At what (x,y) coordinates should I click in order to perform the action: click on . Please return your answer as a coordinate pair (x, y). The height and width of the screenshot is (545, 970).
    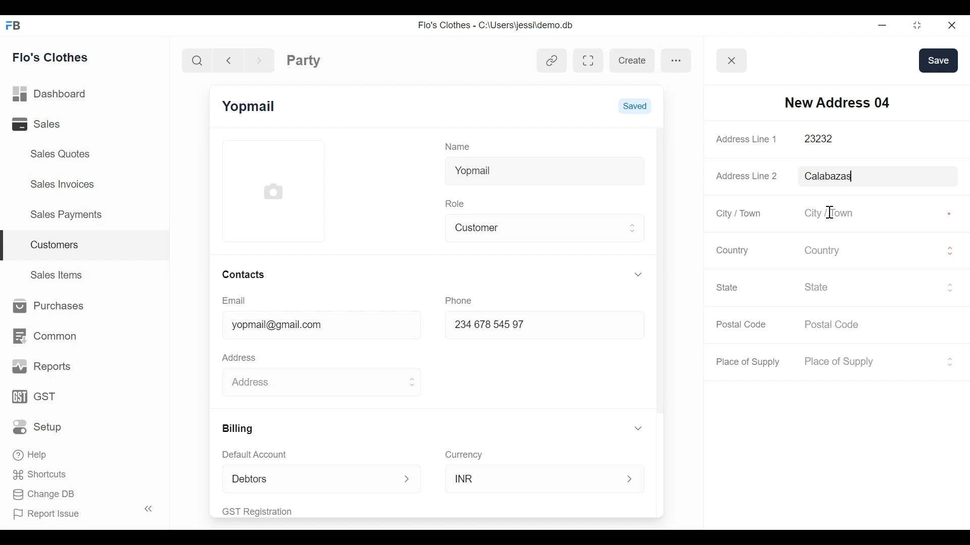
    Looking at the image, I should click on (732, 61).